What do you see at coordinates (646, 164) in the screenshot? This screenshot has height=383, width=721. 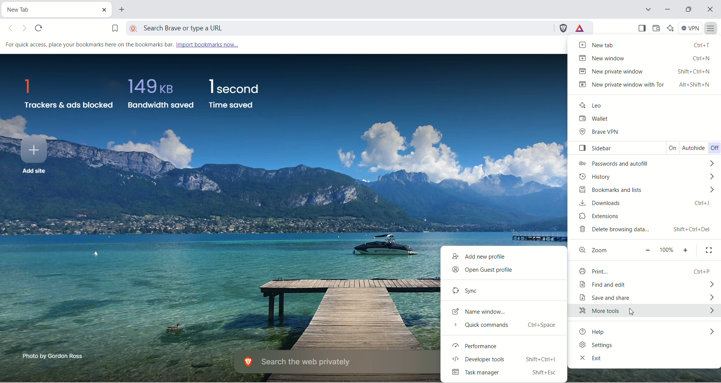 I see `password and autofill` at bounding box center [646, 164].